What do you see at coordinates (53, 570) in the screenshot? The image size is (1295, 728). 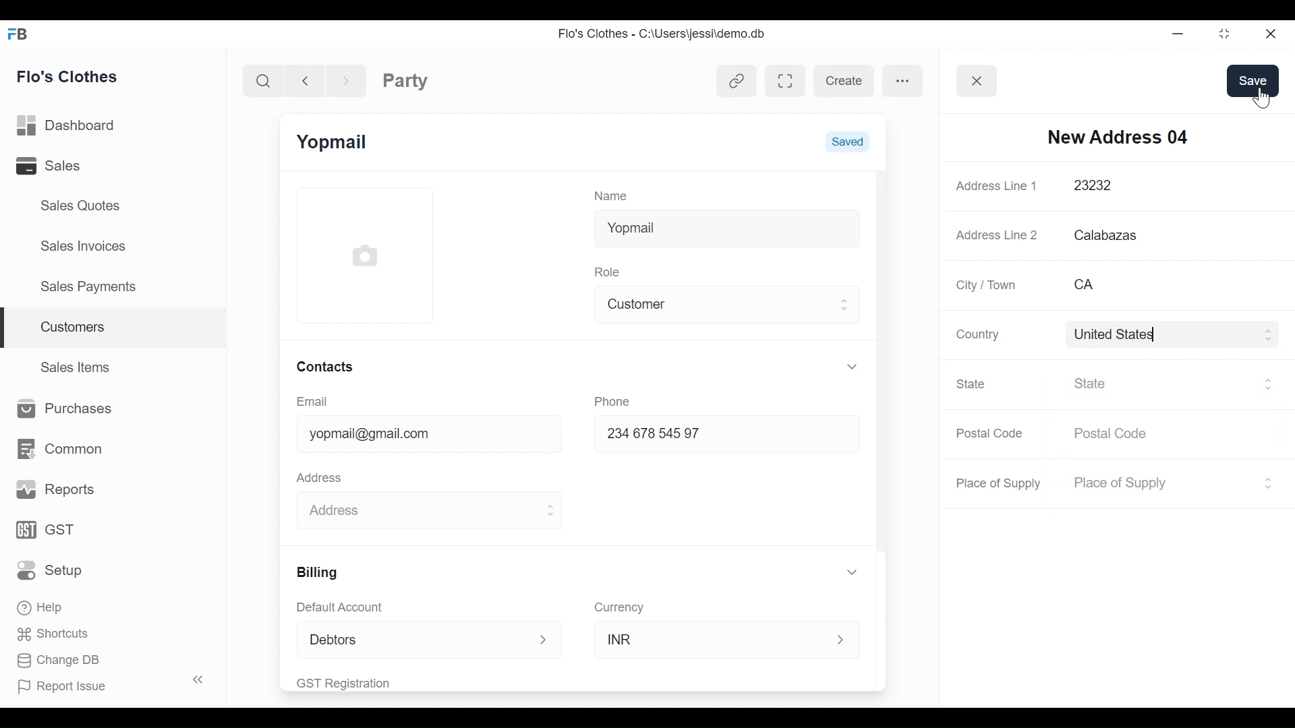 I see `Setup` at bounding box center [53, 570].